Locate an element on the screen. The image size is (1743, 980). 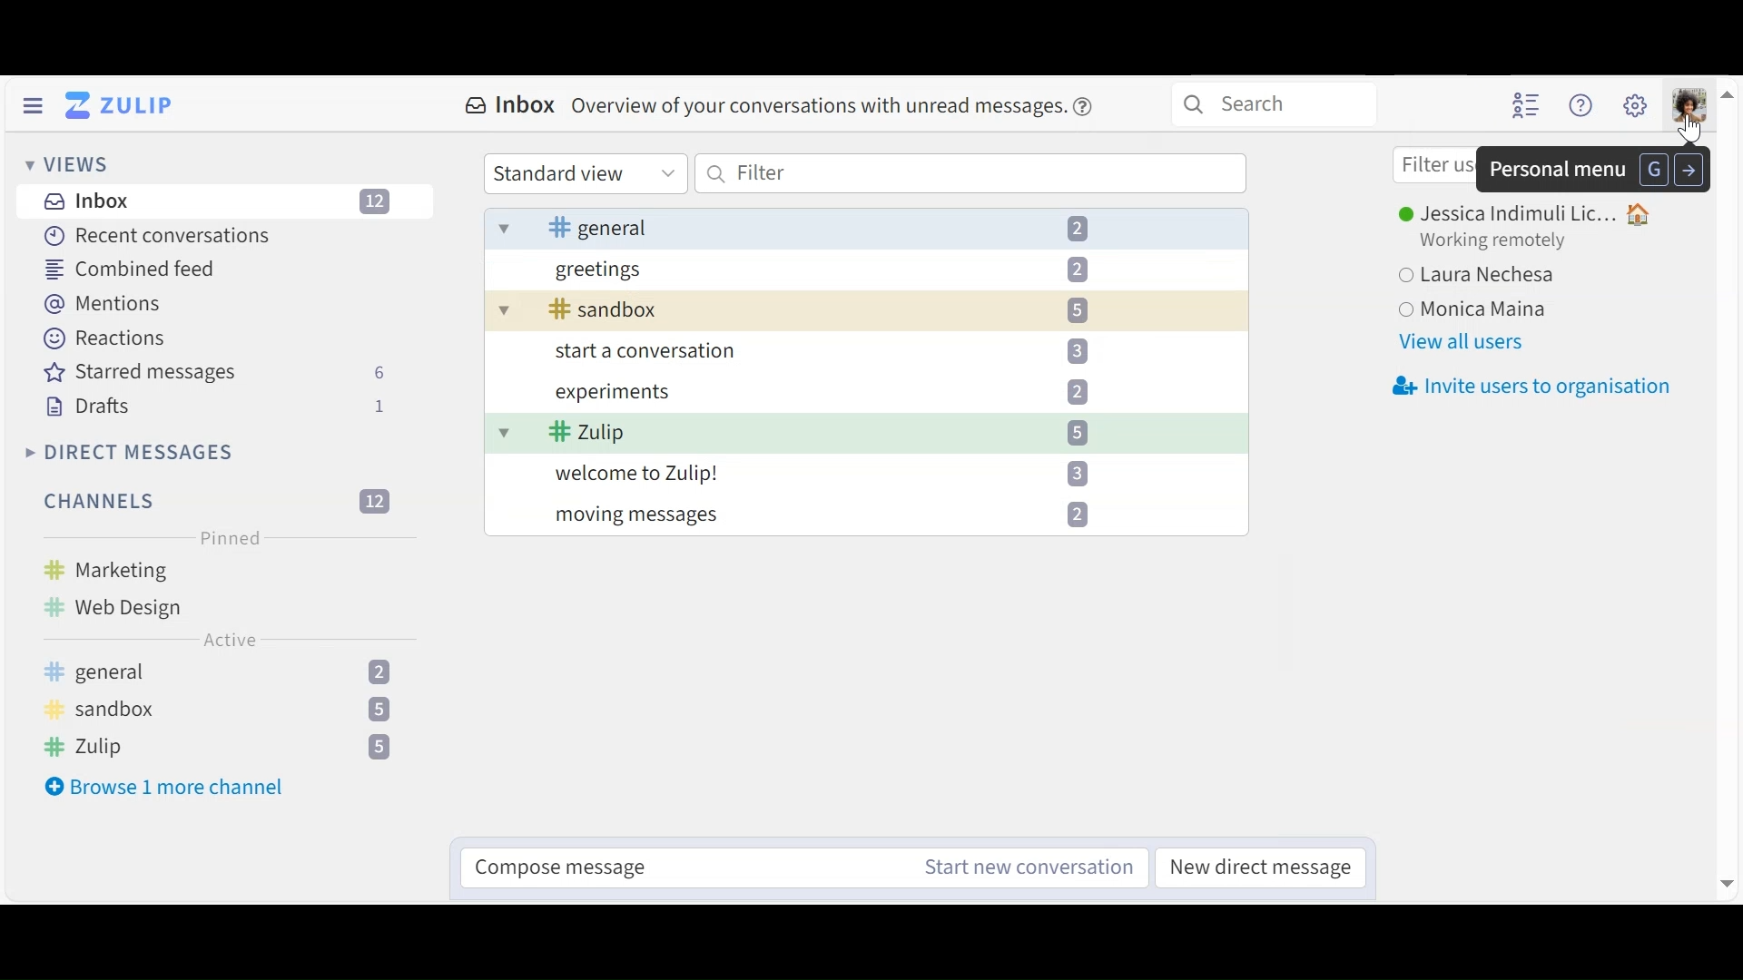
Personal menu is located at coordinates (1592, 171).